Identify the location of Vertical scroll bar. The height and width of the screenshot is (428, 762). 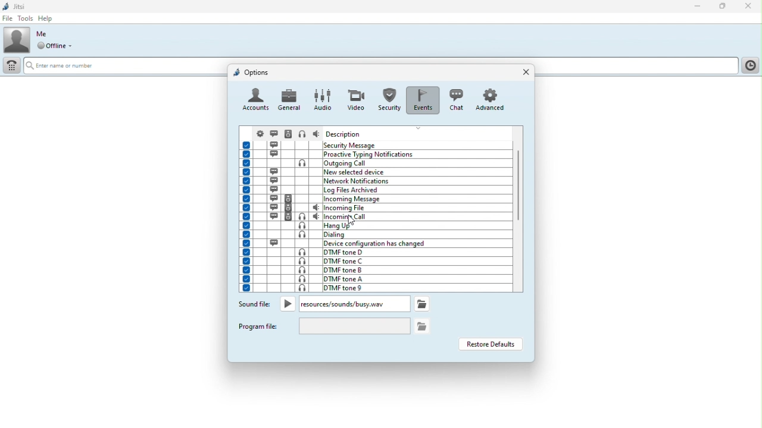
(520, 200).